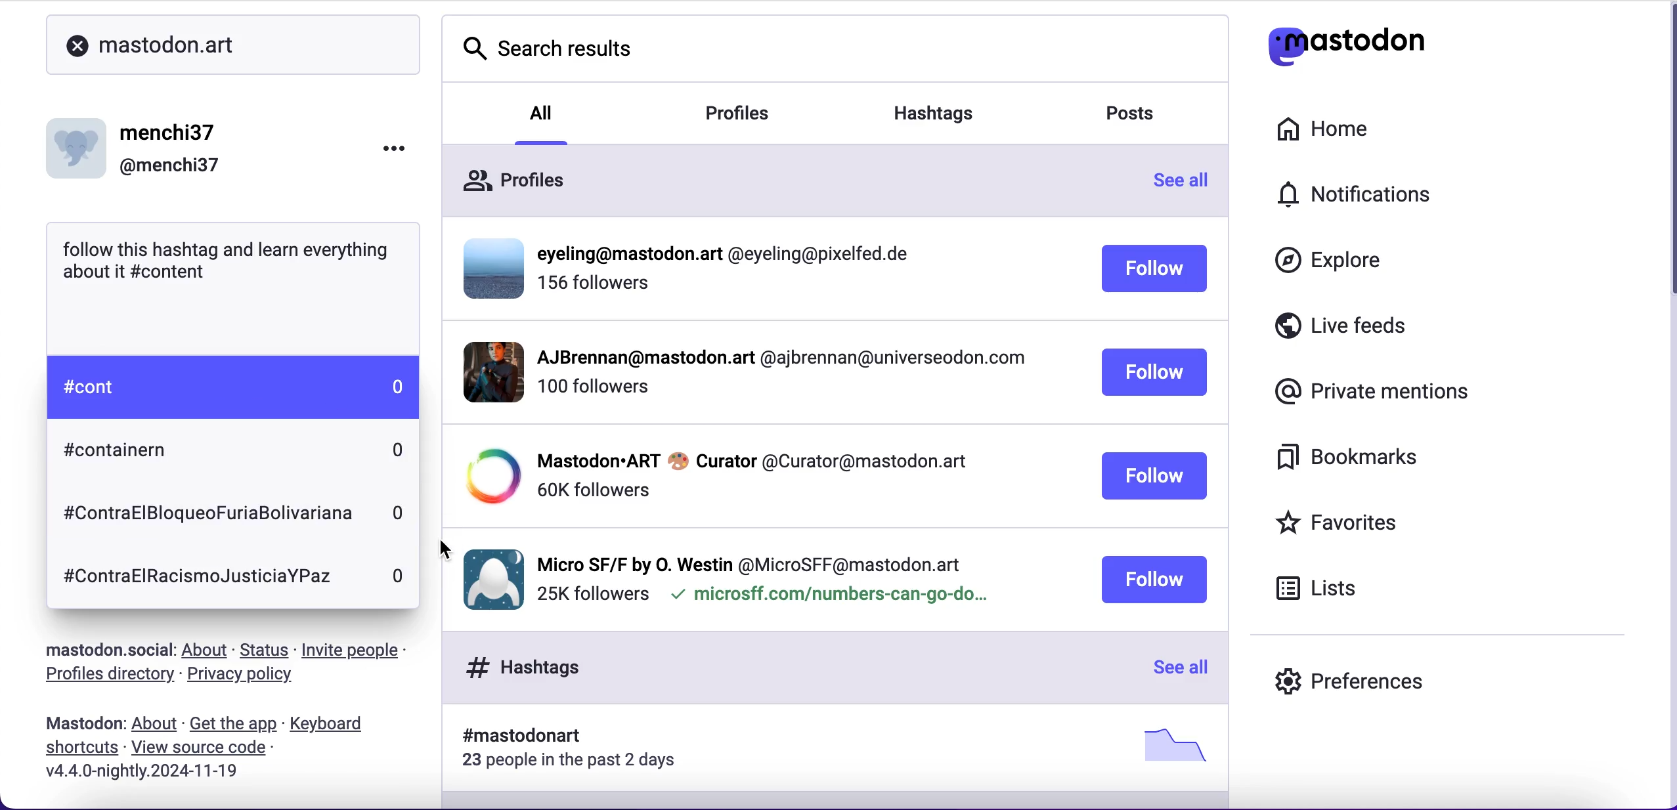 The image size is (1677, 810). What do you see at coordinates (178, 776) in the screenshot?
I see `2024-11-19` at bounding box center [178, 776].